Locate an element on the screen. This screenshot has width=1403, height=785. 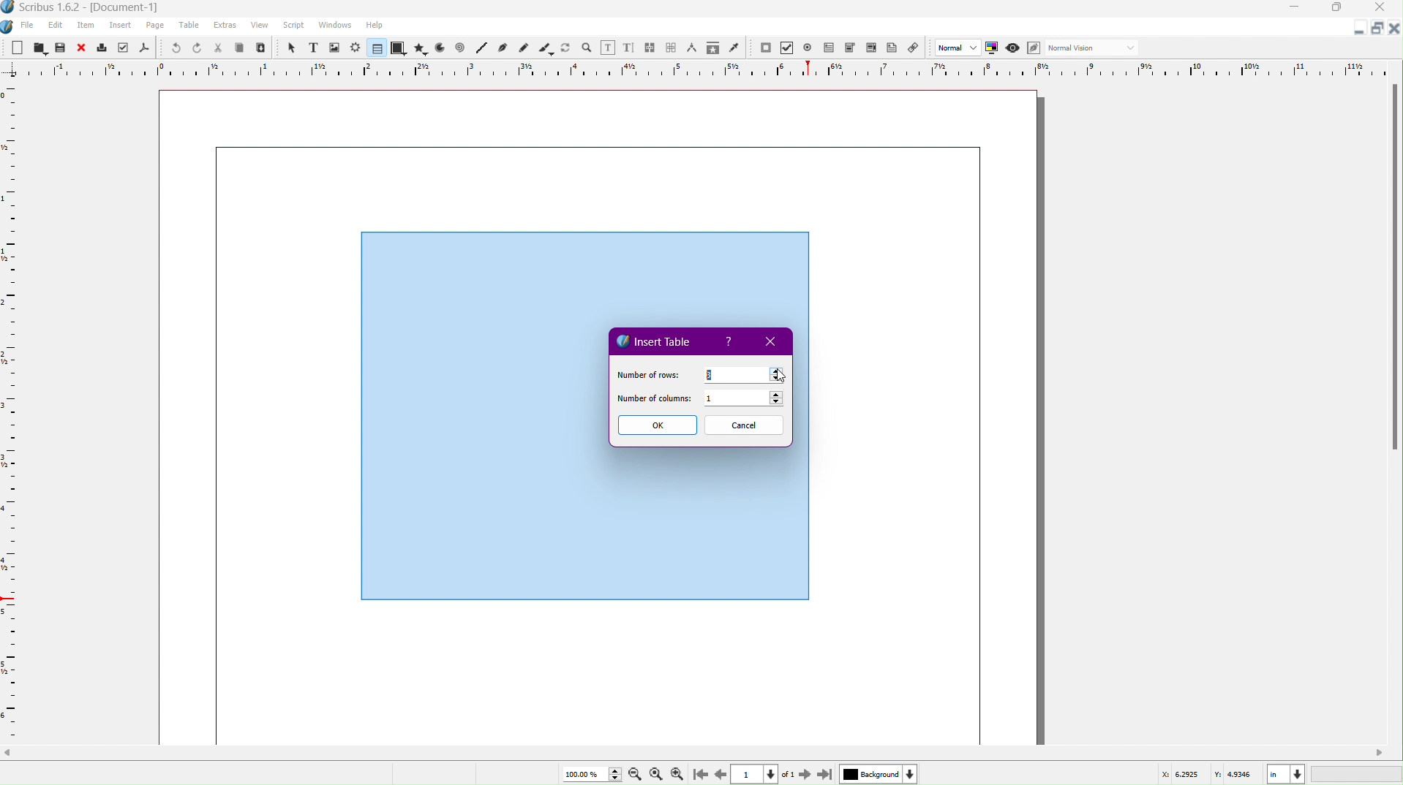
Edit is located at coordinates (55, 25).